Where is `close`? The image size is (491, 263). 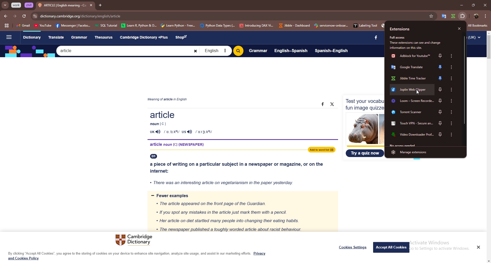 close is located at coordinates (460, 29).